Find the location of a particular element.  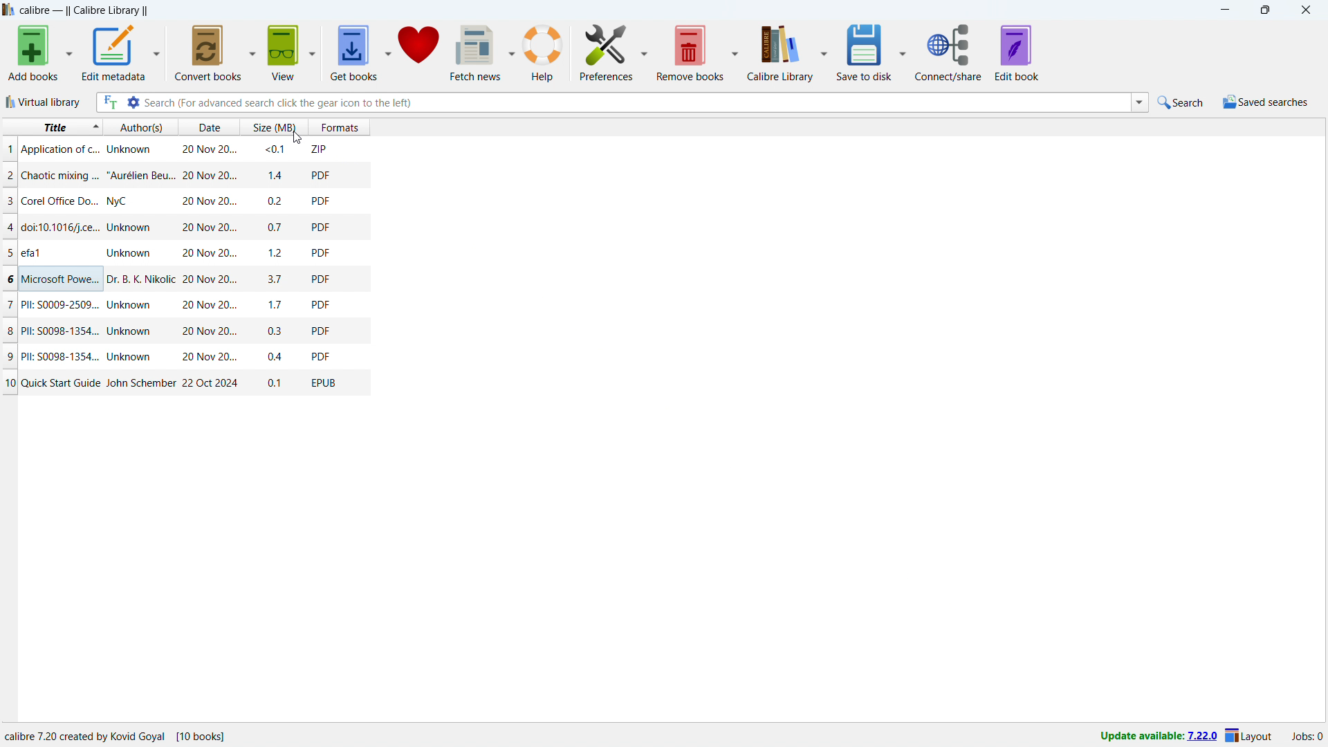

formats is located at coordinates (340, 127).